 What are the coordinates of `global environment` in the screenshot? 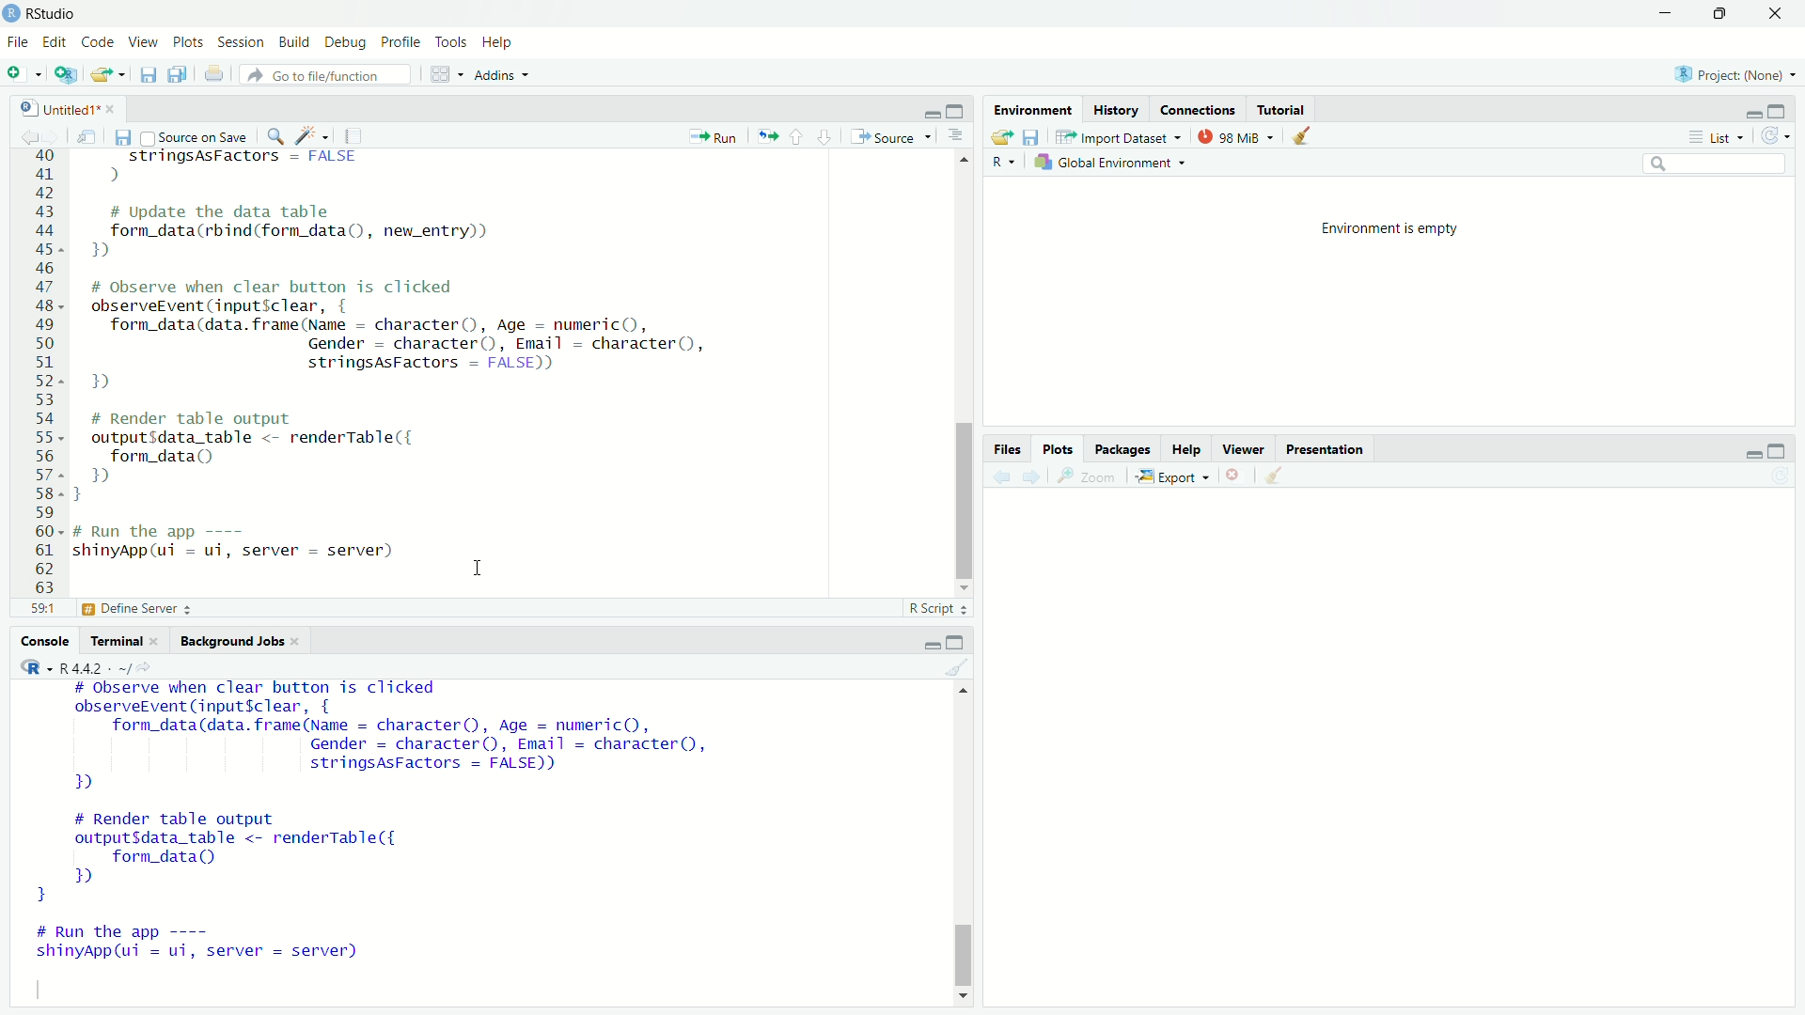 It's located at (1115, 164).